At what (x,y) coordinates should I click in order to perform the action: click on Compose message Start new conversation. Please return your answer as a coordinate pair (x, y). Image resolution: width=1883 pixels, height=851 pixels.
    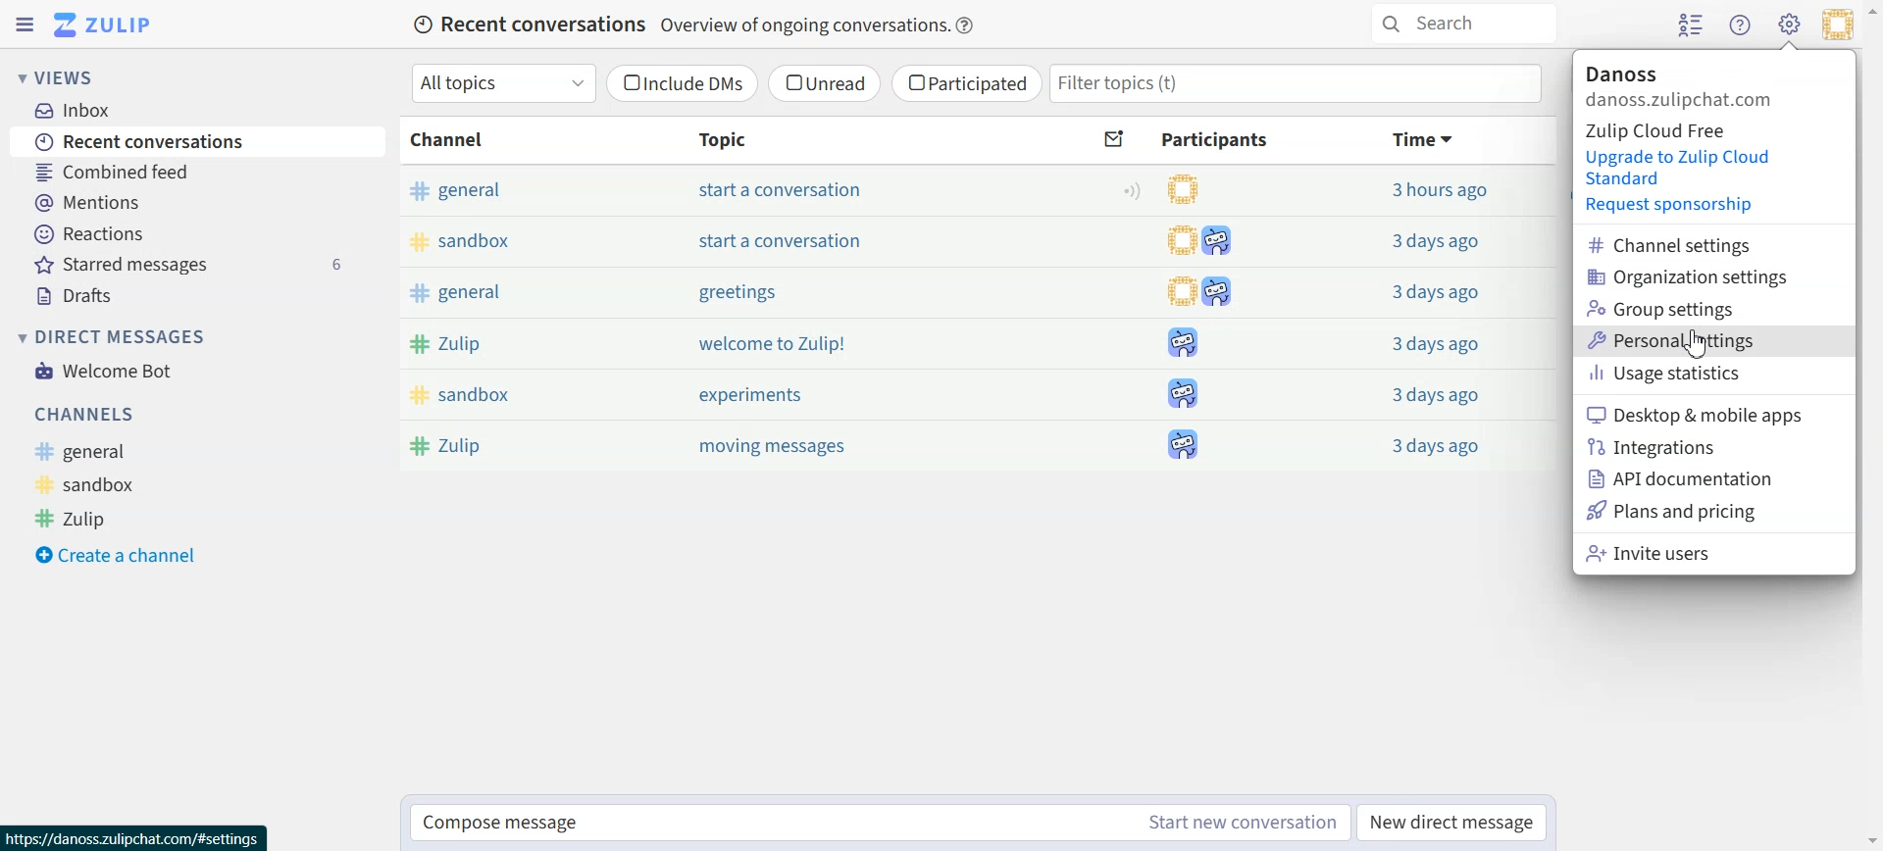
    Looking at the image, I should click on (877, 823).